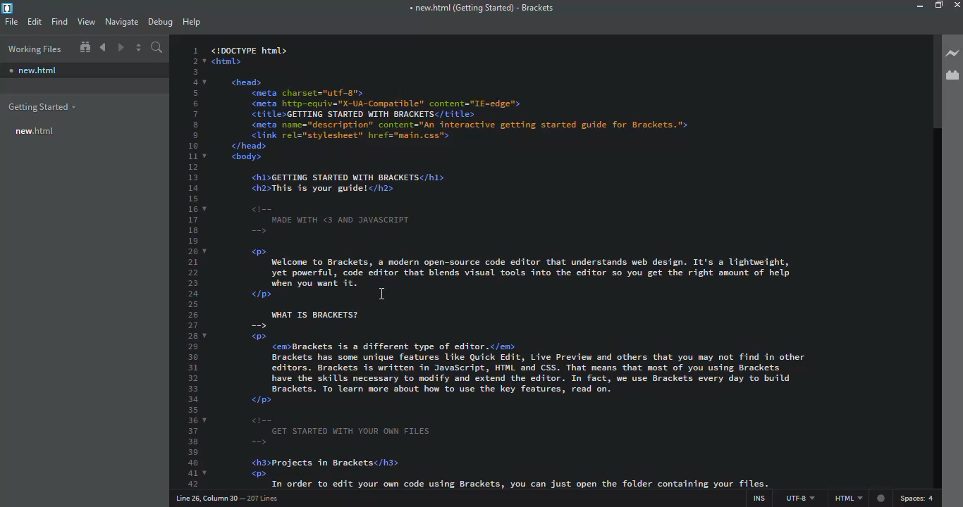 This screenshot has height=507, width=963. Describe the element at coordinates (955, 6) in the screenshot. I see `close` at that location.